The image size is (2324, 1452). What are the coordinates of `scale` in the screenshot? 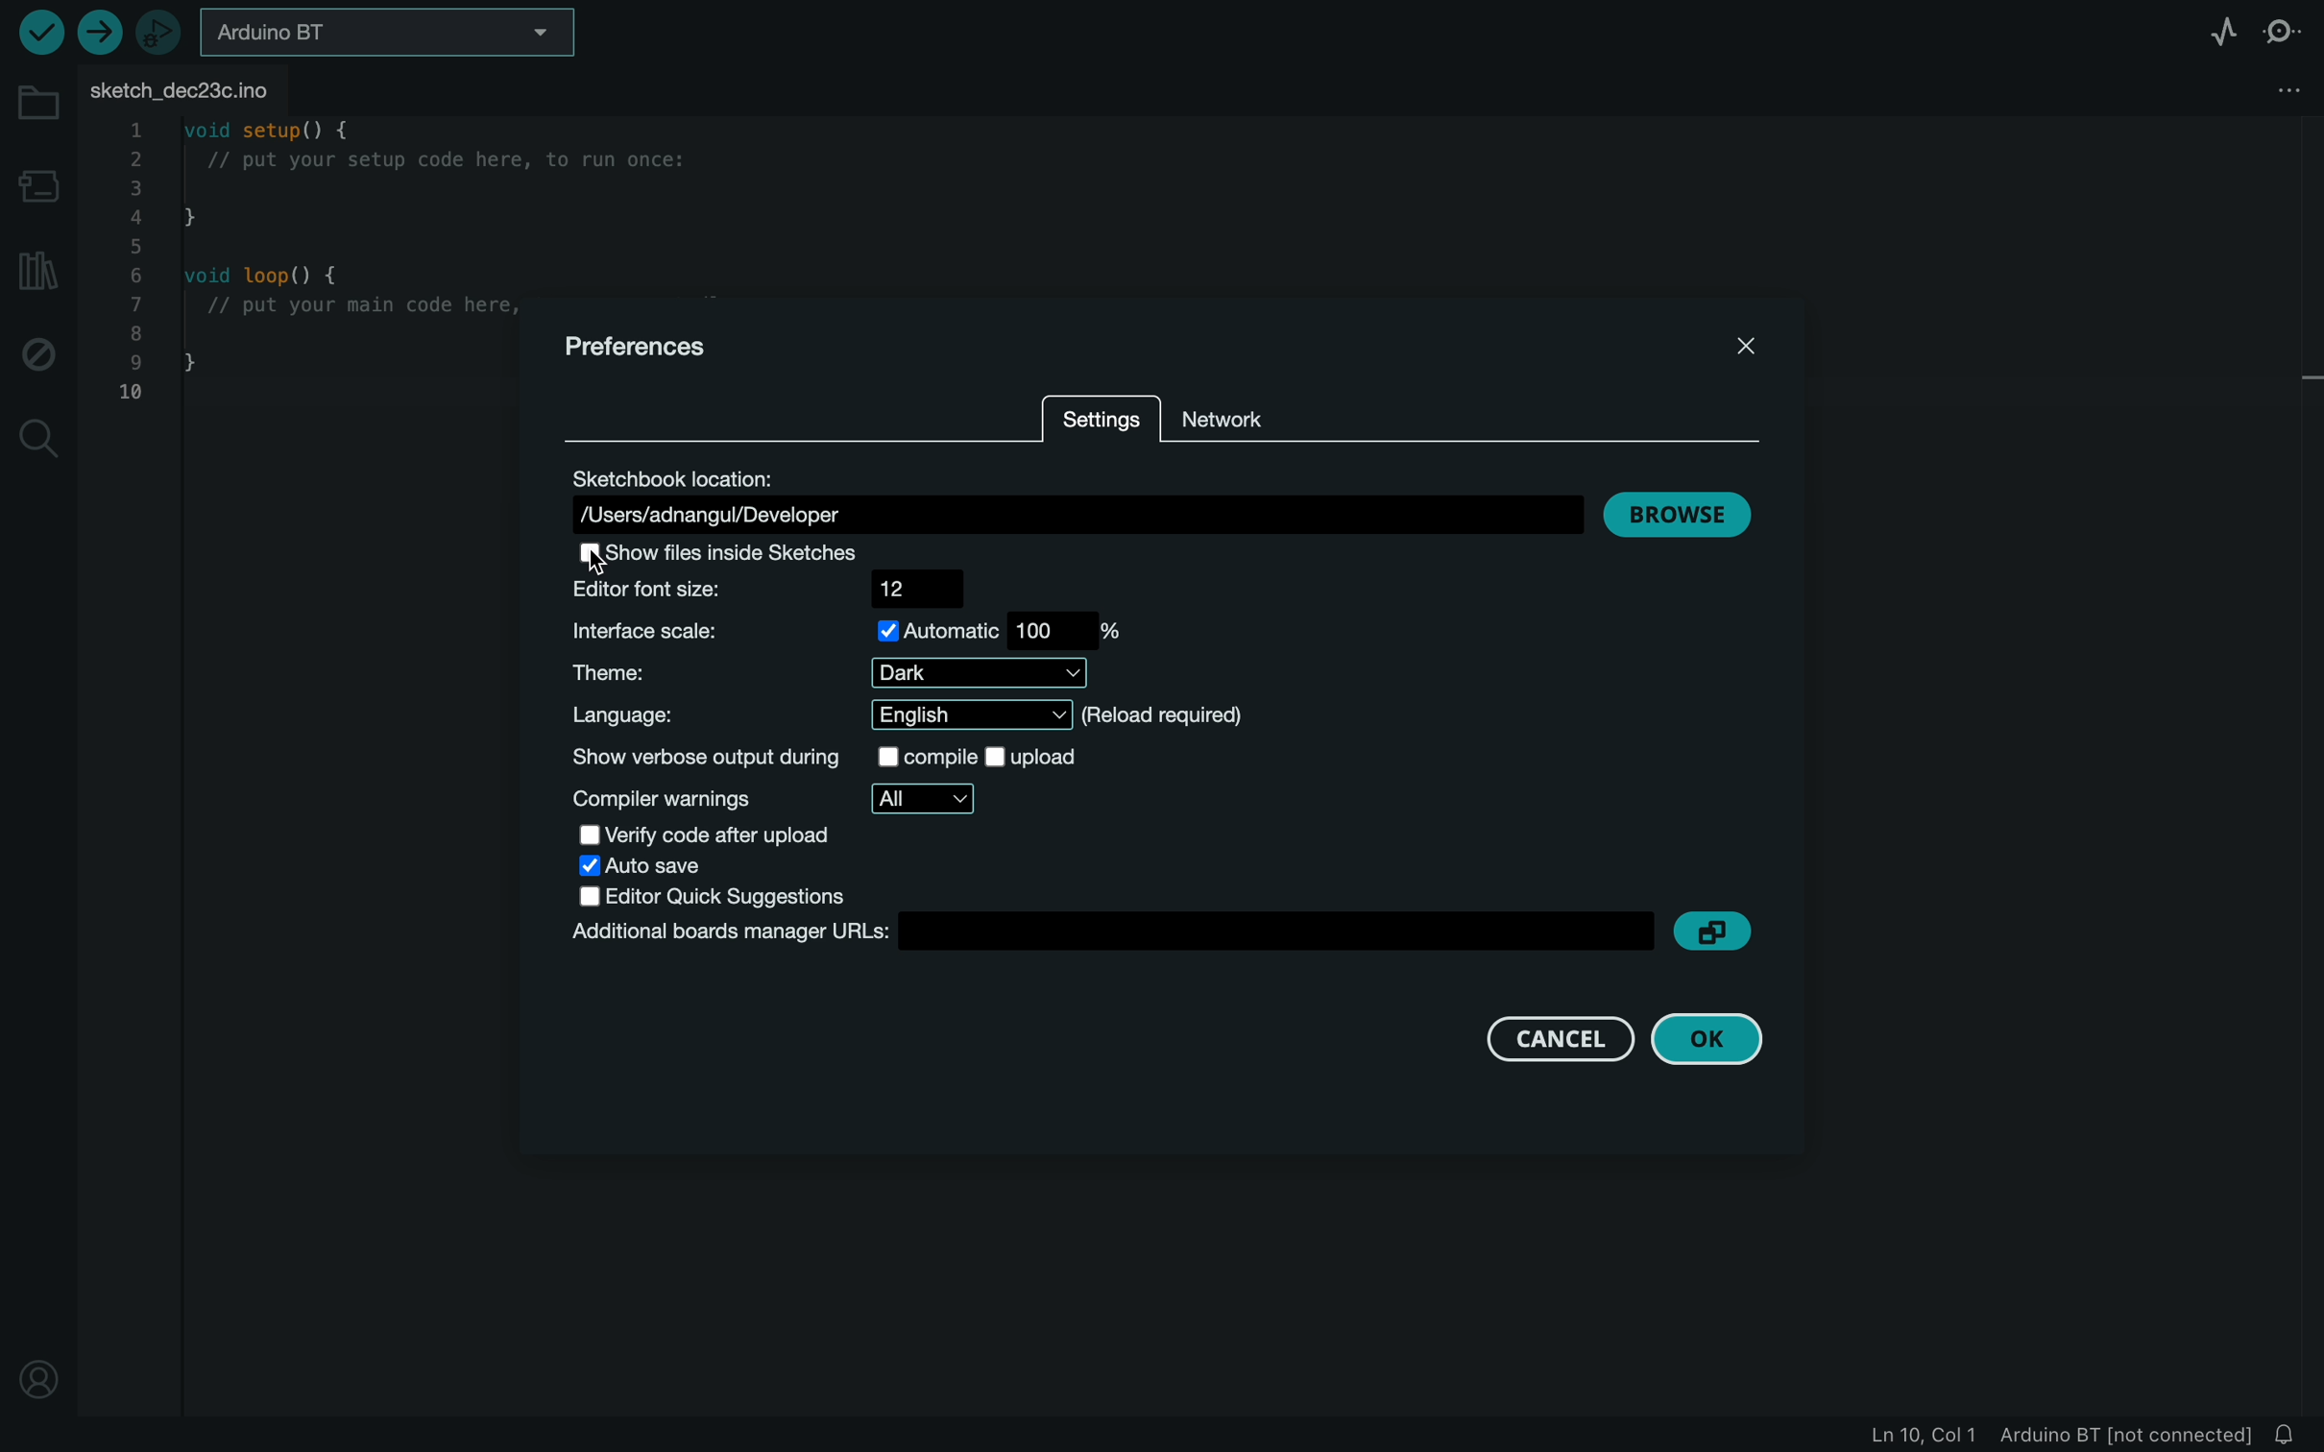 It's located at (853, 631).